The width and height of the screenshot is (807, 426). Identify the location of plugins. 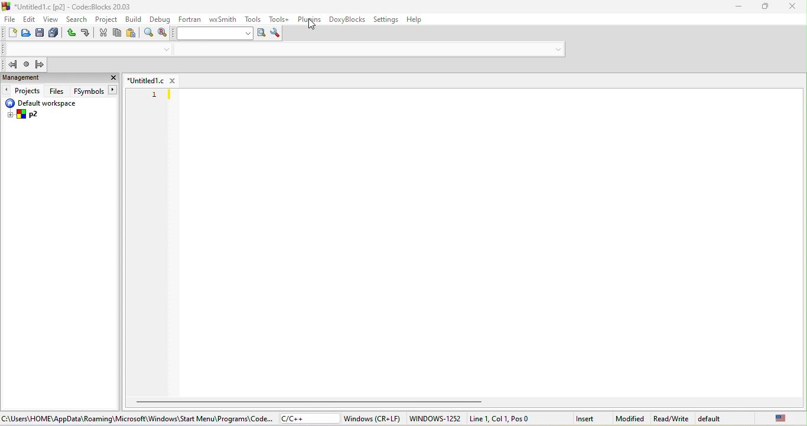
(308, 20).